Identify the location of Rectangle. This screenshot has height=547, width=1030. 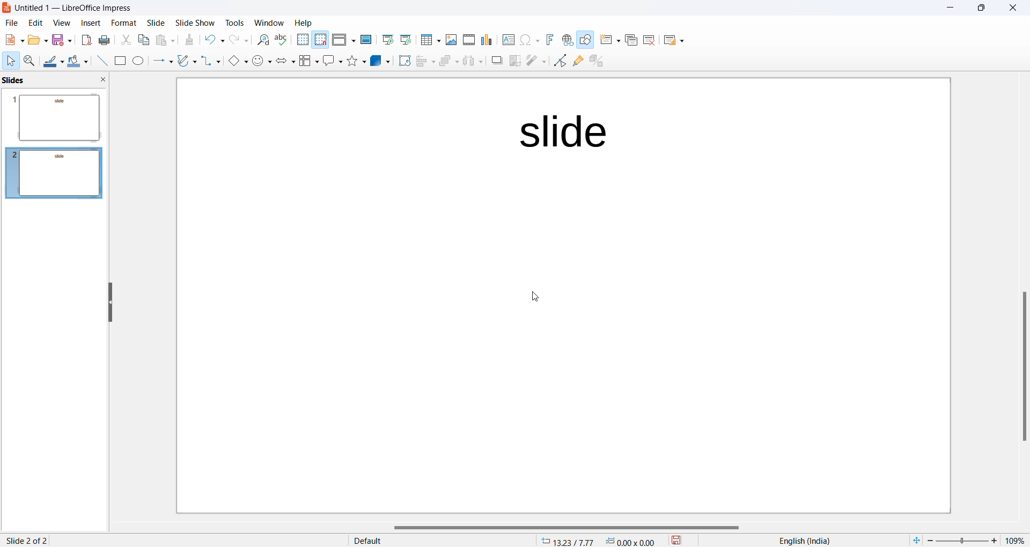
(119, 61).